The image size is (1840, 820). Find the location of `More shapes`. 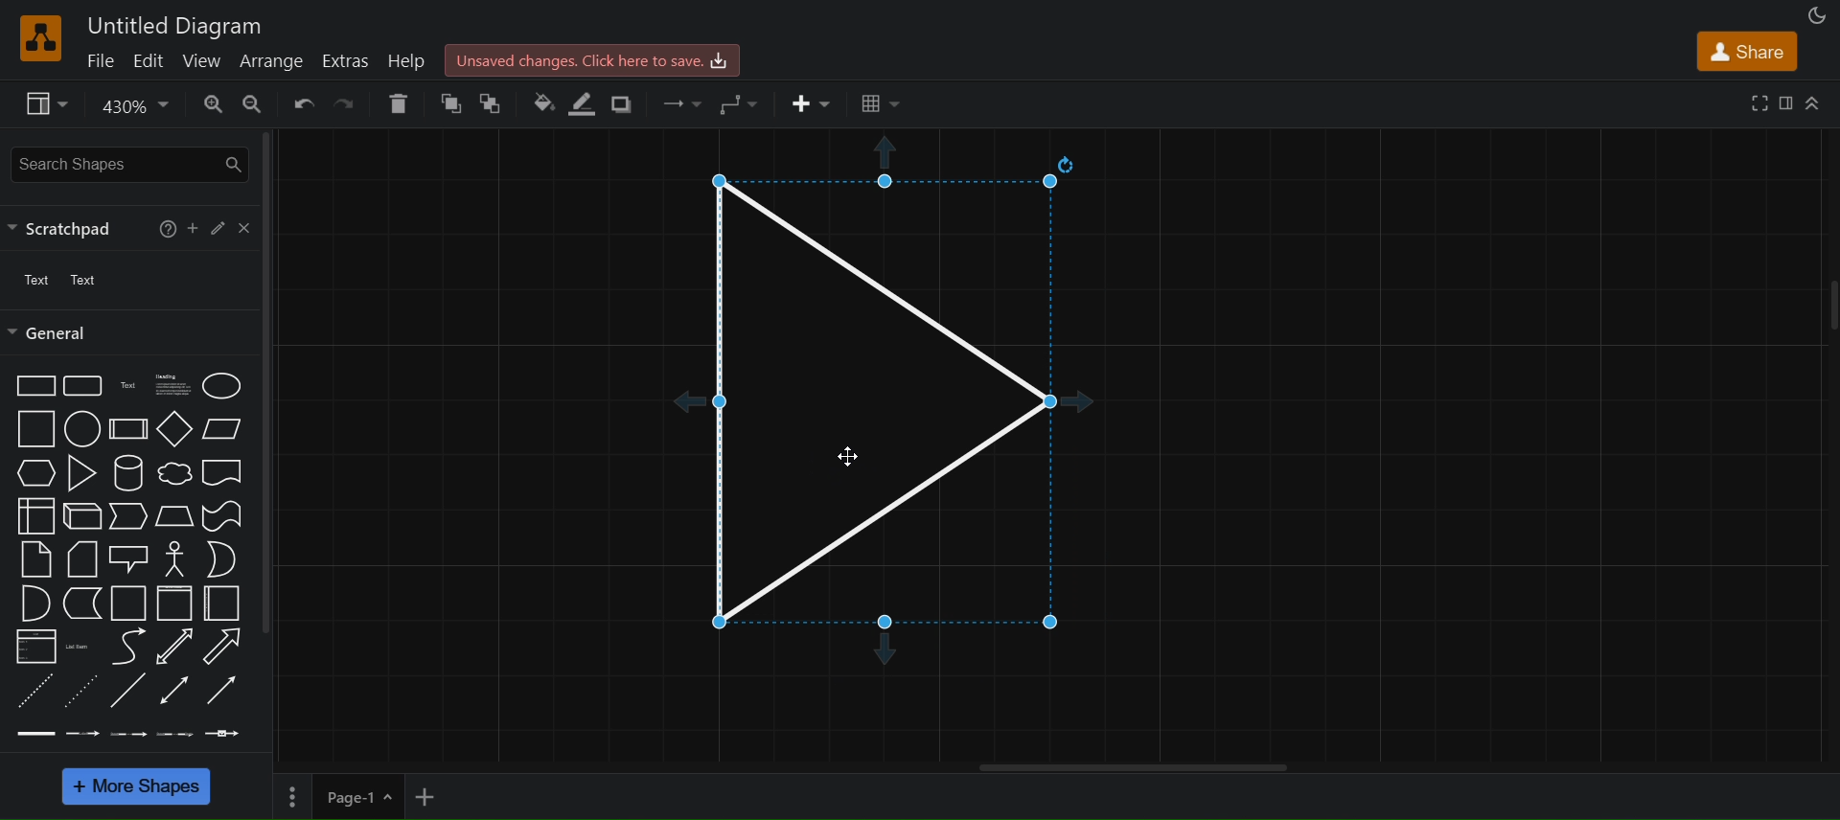

More shapes is located at coordinates (135, 786).